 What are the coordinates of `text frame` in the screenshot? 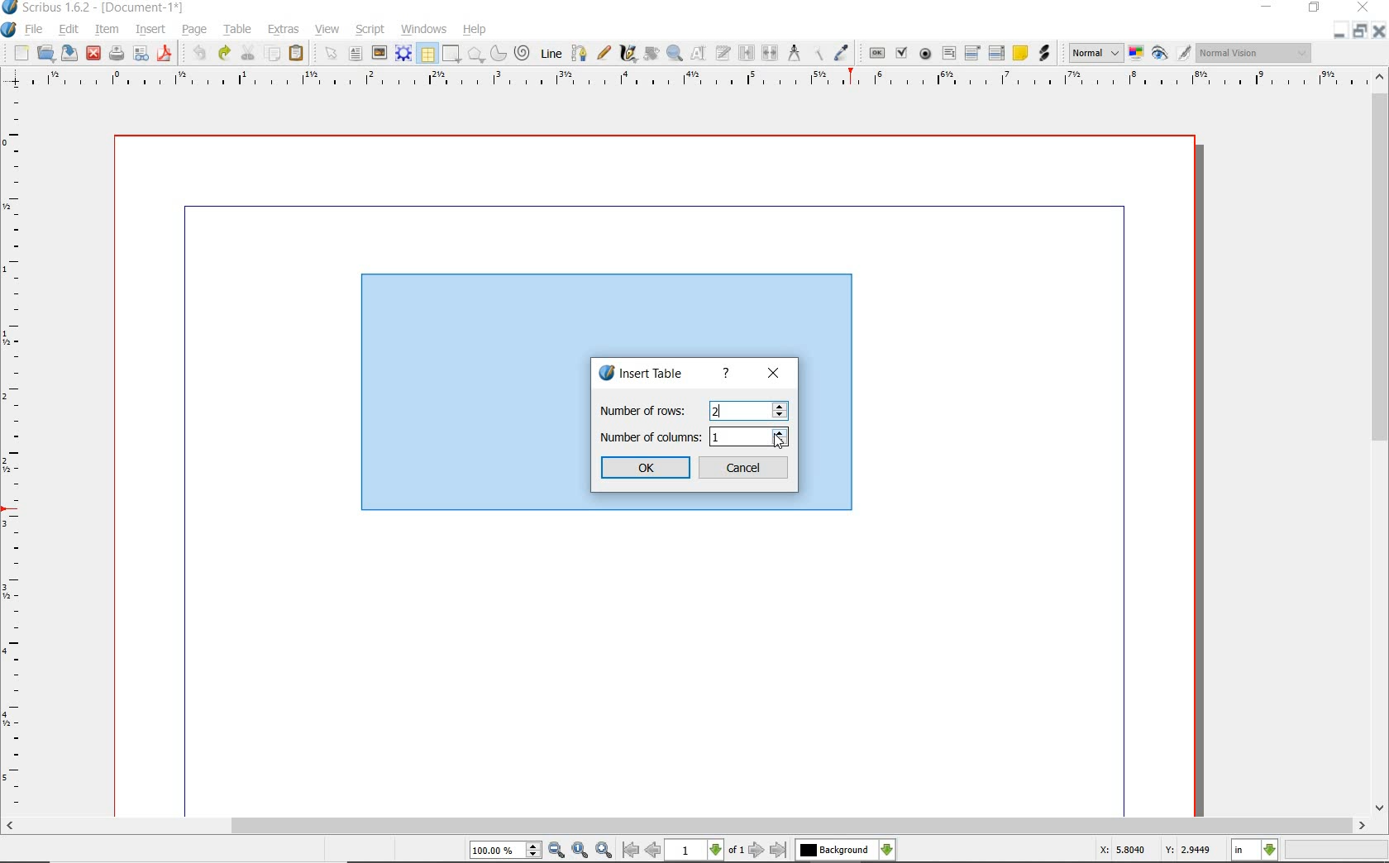 It's located at (356, 55).